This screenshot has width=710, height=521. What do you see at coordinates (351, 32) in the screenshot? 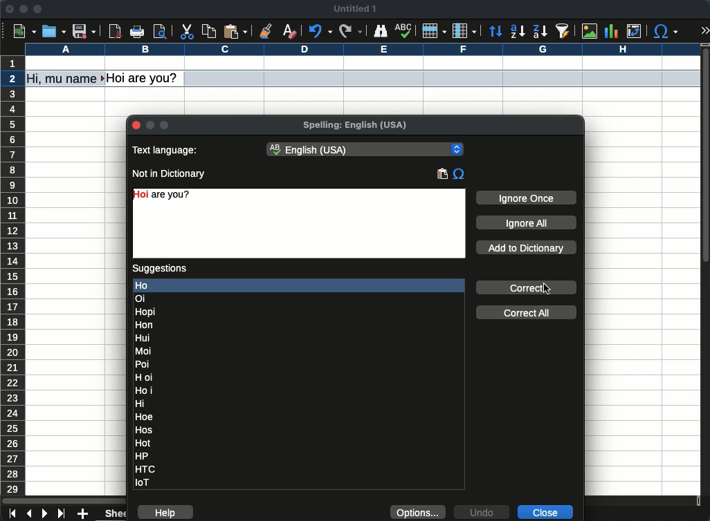
I see `redo` at bounding box center [351, 32].